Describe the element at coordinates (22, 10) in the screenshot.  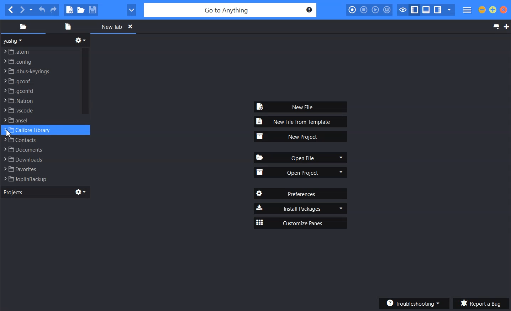
I see `Go Forward one location` at that location.